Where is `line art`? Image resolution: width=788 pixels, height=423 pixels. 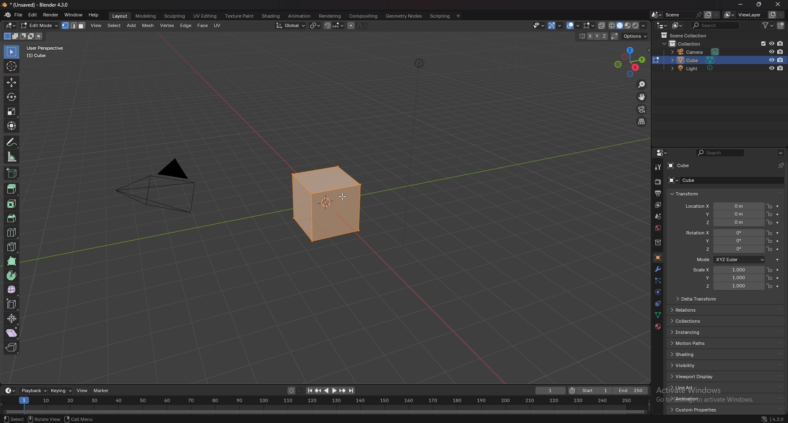 line art is located at coordinates (688, 387).